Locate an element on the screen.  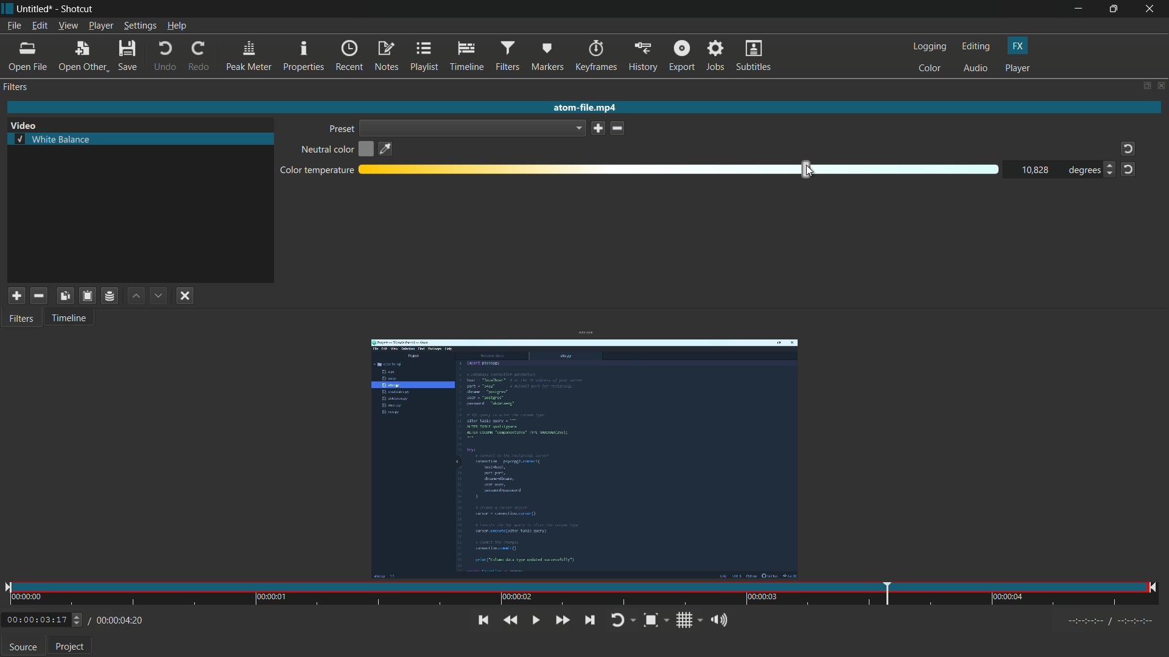
settings menu is located at coordinates (139, 26).